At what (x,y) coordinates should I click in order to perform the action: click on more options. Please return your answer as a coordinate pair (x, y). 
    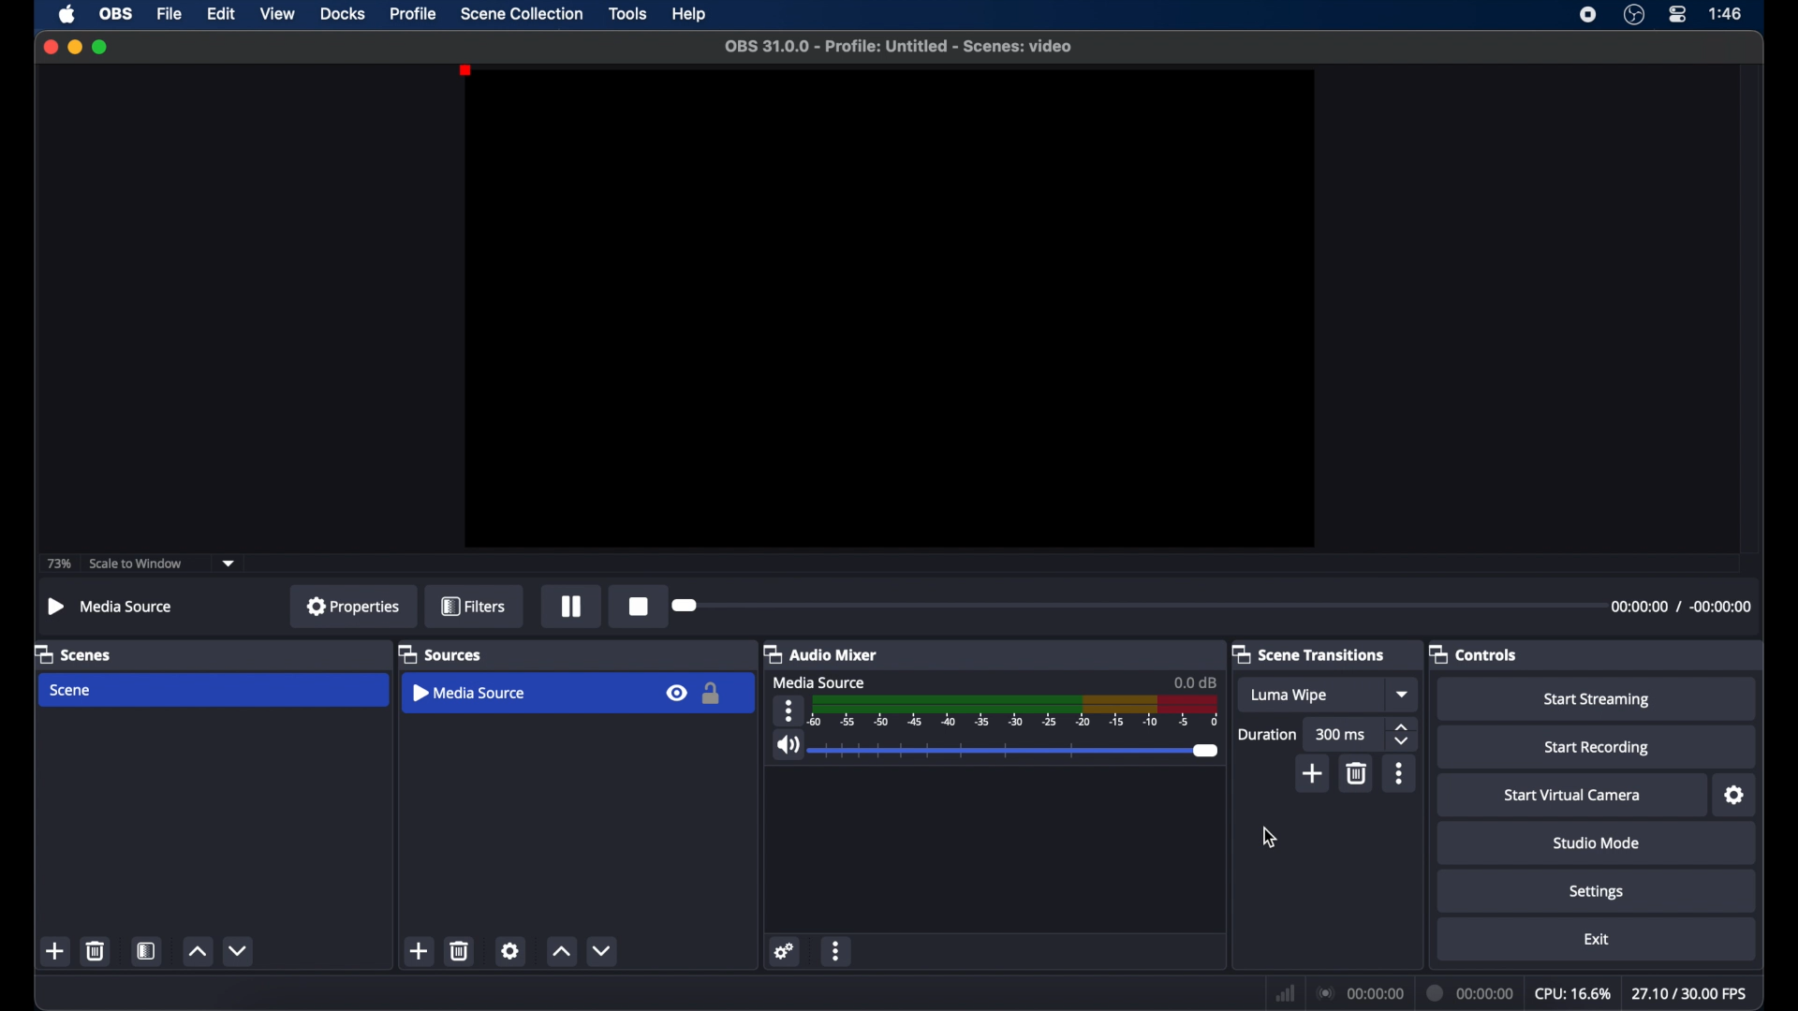
    Looking at the image, I should click on (1401, 773).